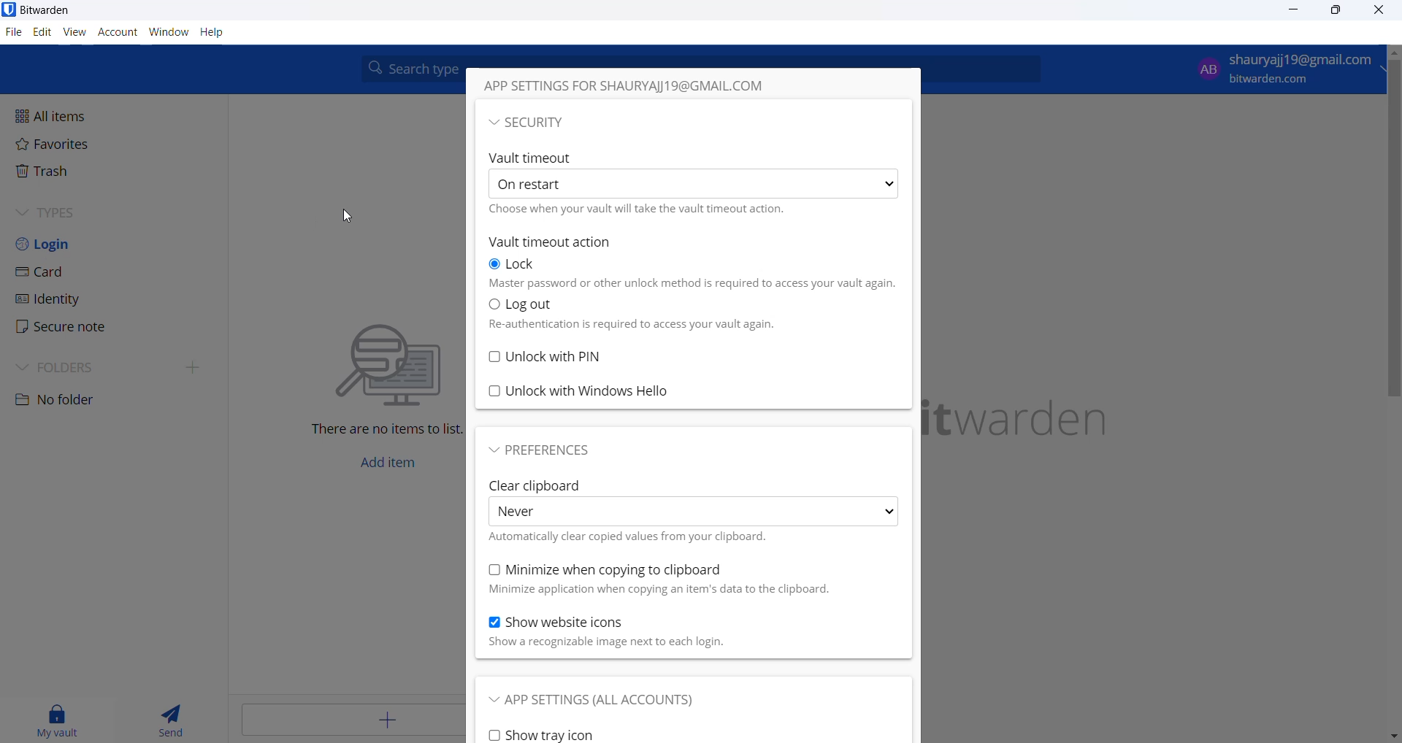  Describe the element at coordinates (1393, 53) in the screenshot. I see `move up` at that location.